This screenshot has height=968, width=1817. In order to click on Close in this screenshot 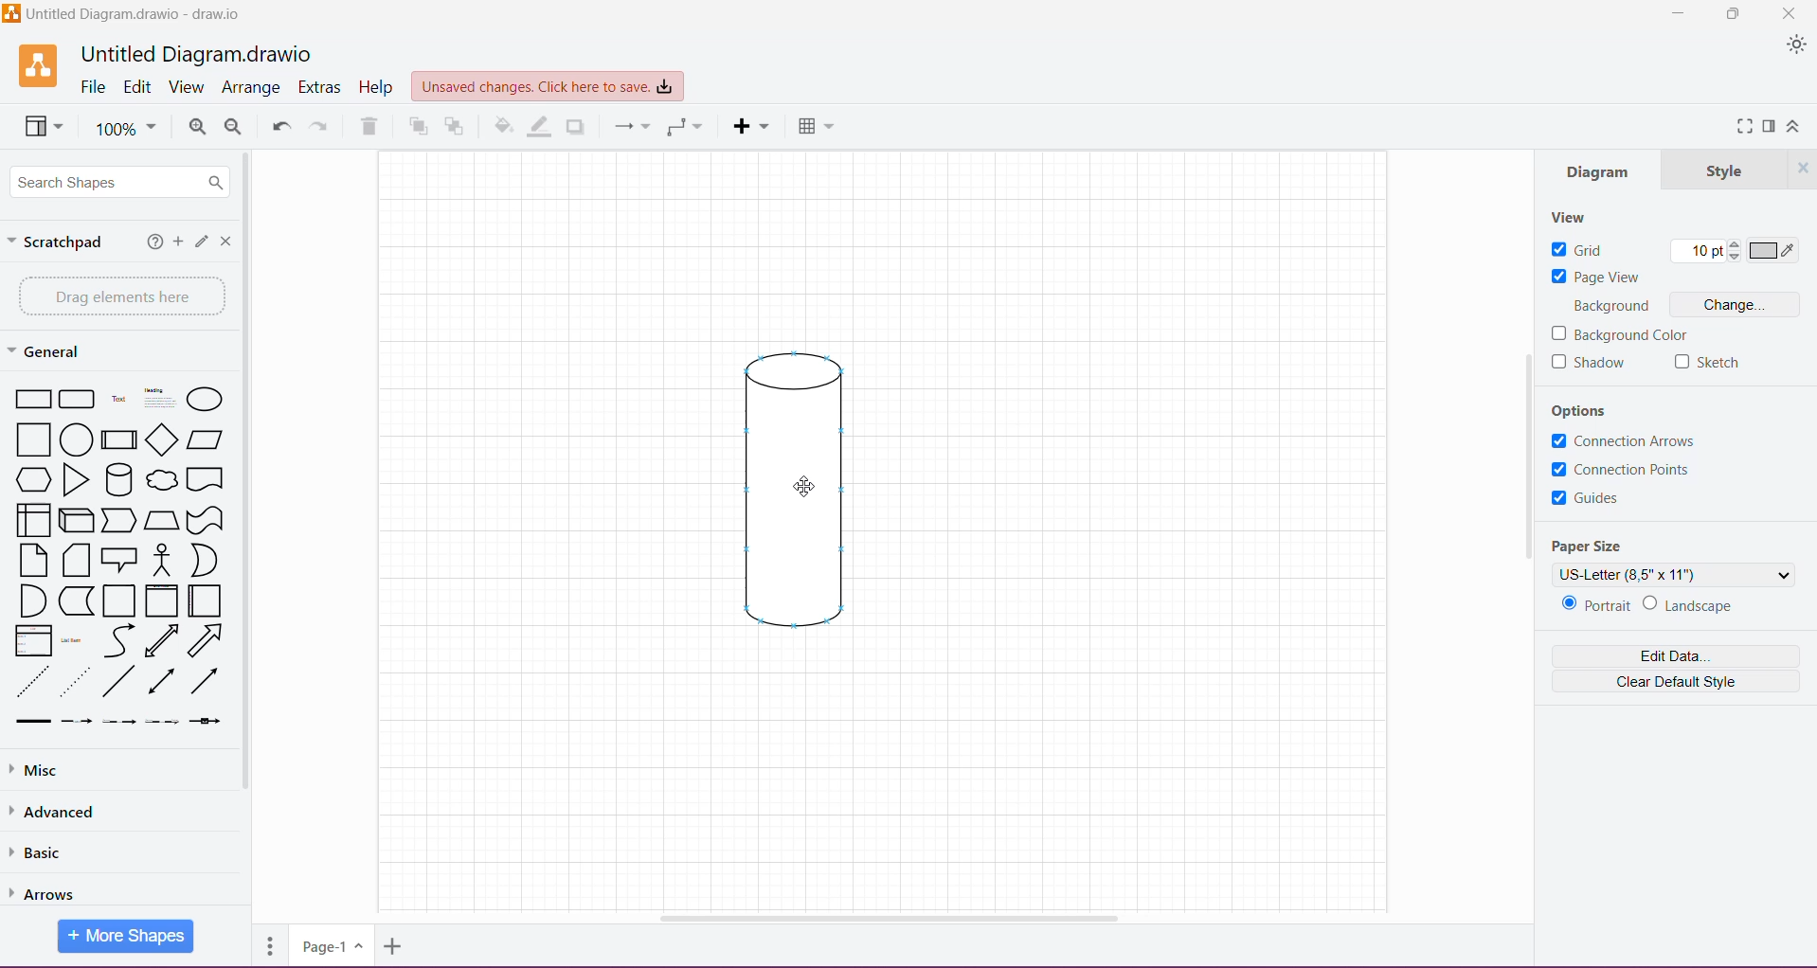, I will do `click(1801, 169)`.